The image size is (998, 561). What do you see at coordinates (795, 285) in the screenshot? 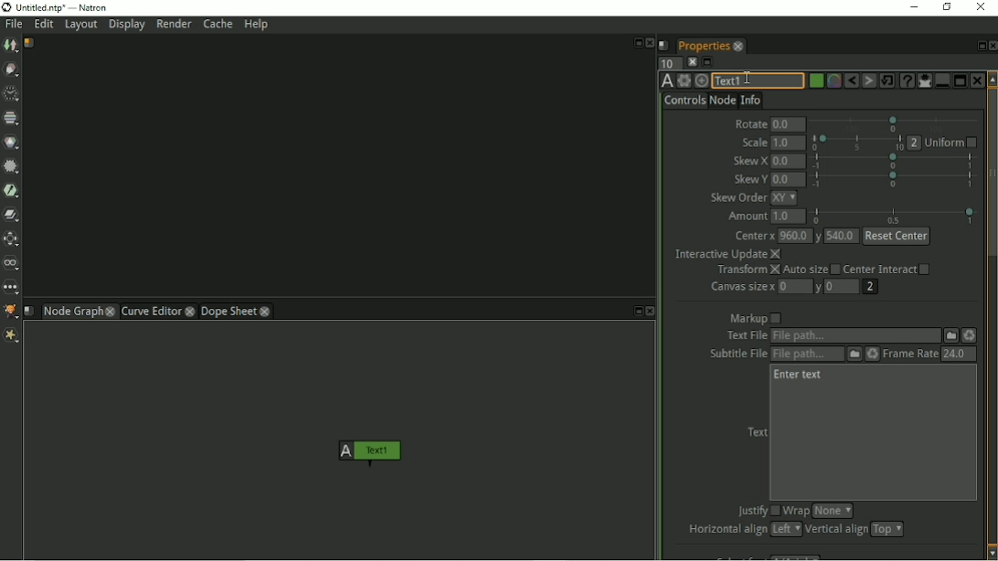
I see `0` at bounding box center [795, 285].